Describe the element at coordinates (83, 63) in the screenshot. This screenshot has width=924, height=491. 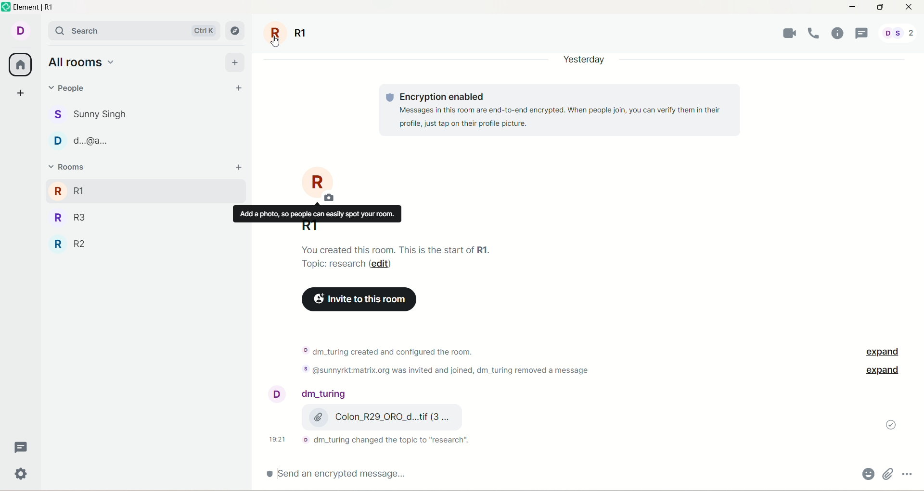
I see `all rooms` at that location.